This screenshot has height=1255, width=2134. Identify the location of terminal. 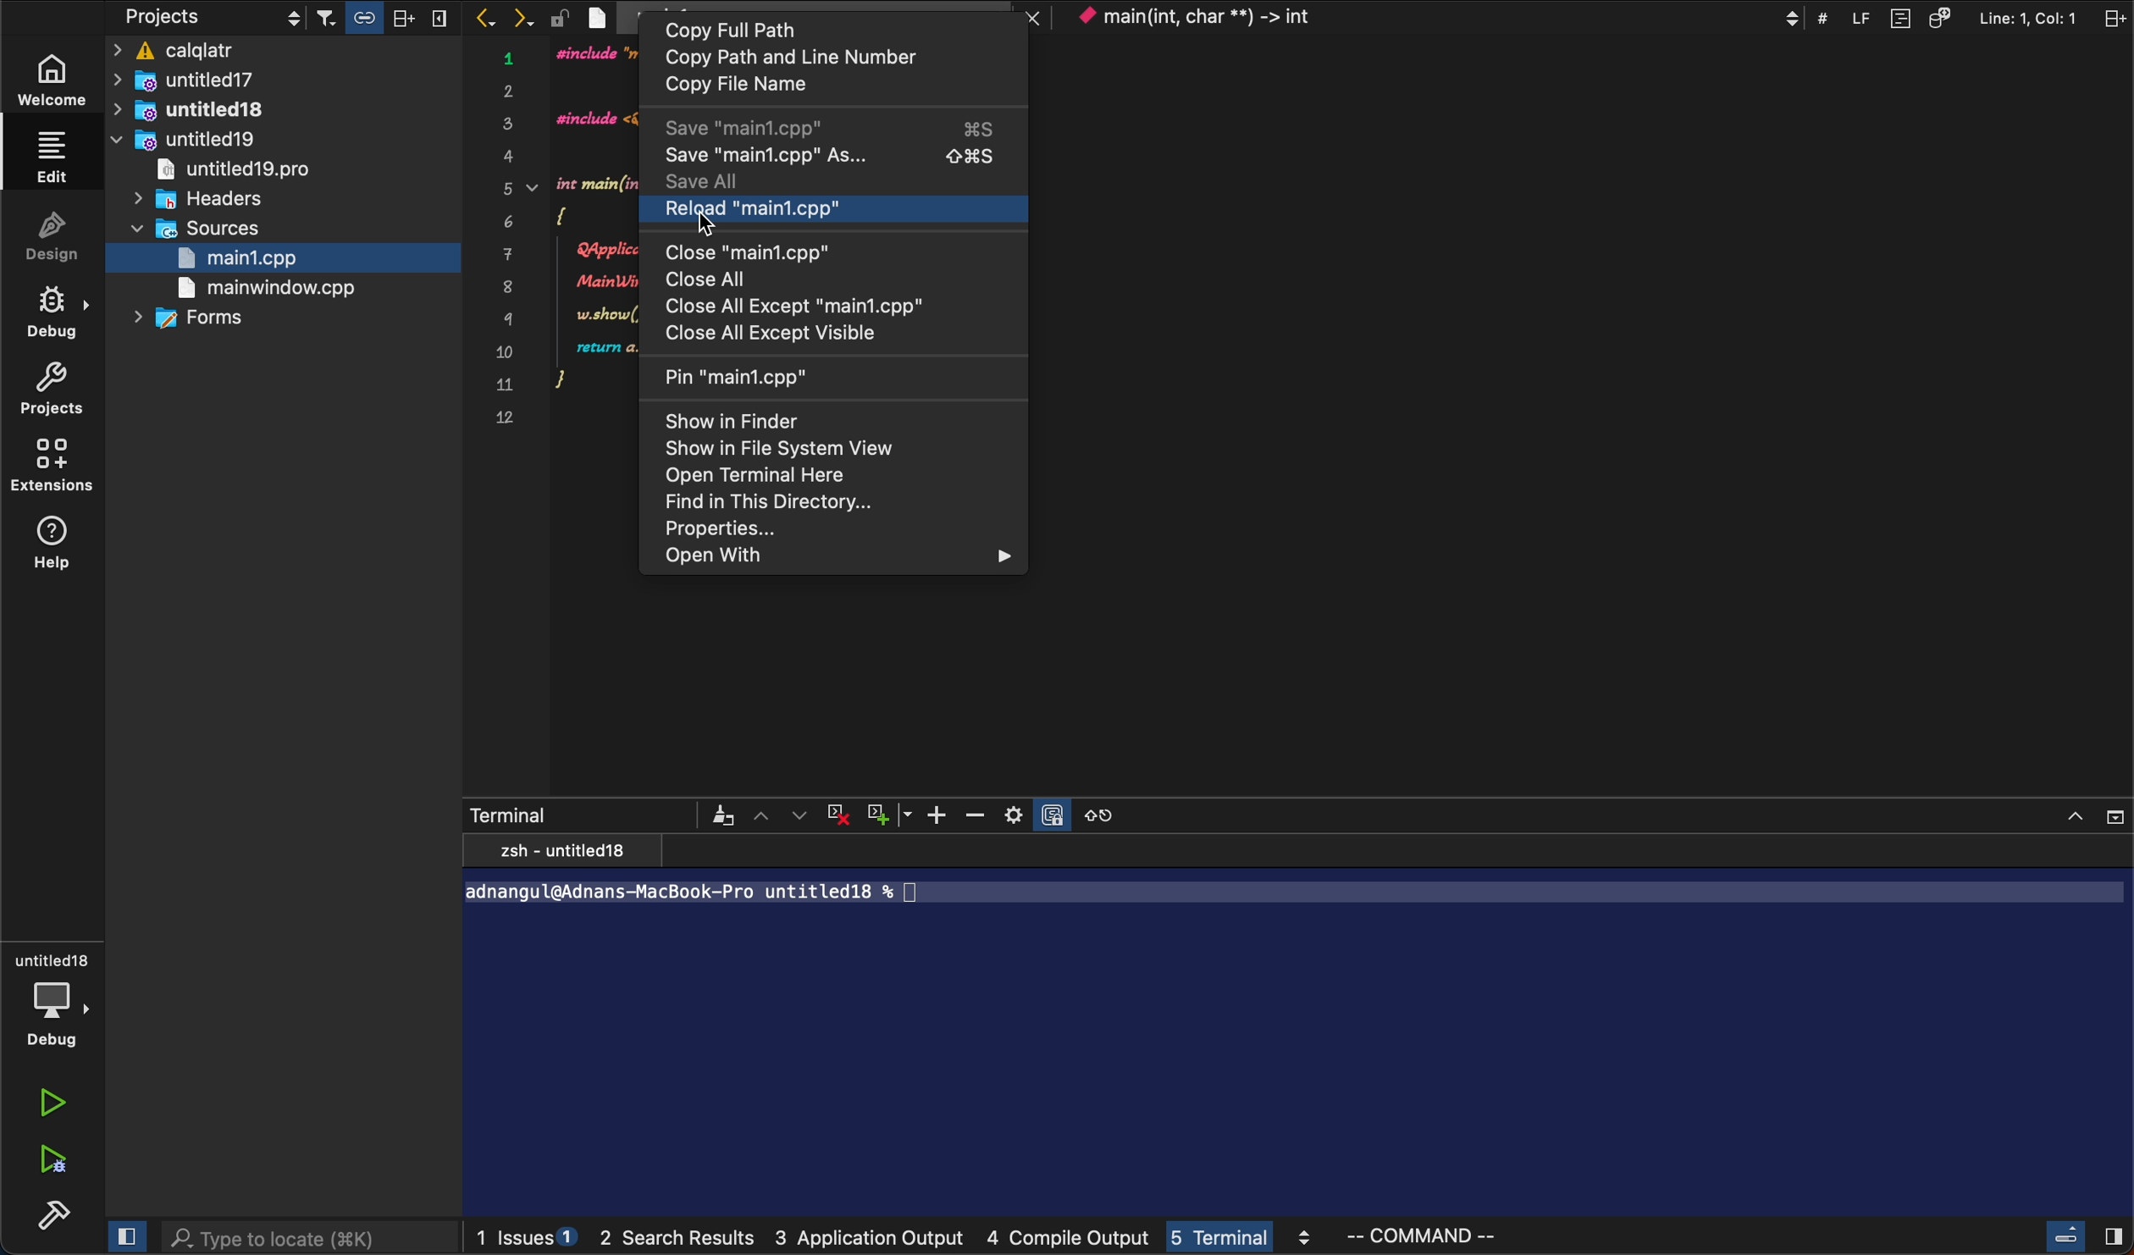
(1298, 1026).